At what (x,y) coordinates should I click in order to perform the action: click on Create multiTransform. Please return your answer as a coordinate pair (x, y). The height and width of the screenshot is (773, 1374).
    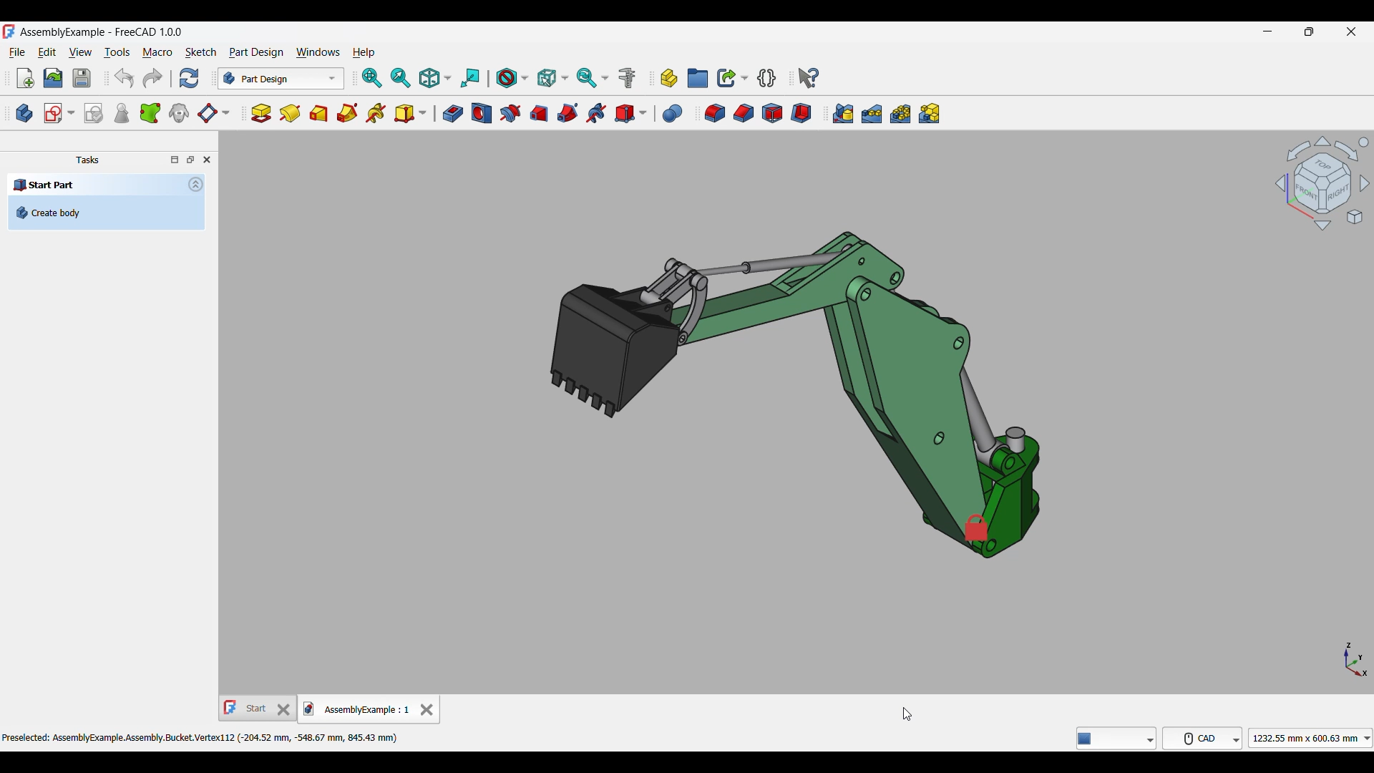
    Looking at the image, I should click on (930, 113).